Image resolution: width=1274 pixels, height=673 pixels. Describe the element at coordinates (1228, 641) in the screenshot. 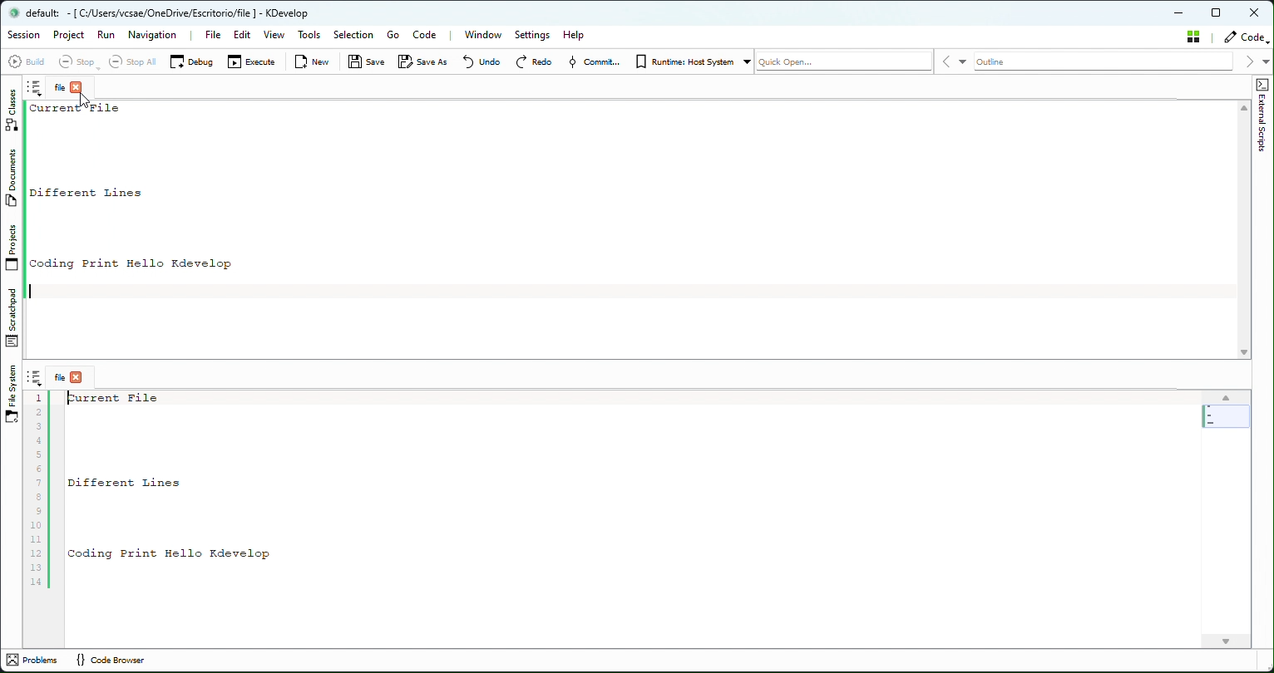

I see `Scroll down` at that location.